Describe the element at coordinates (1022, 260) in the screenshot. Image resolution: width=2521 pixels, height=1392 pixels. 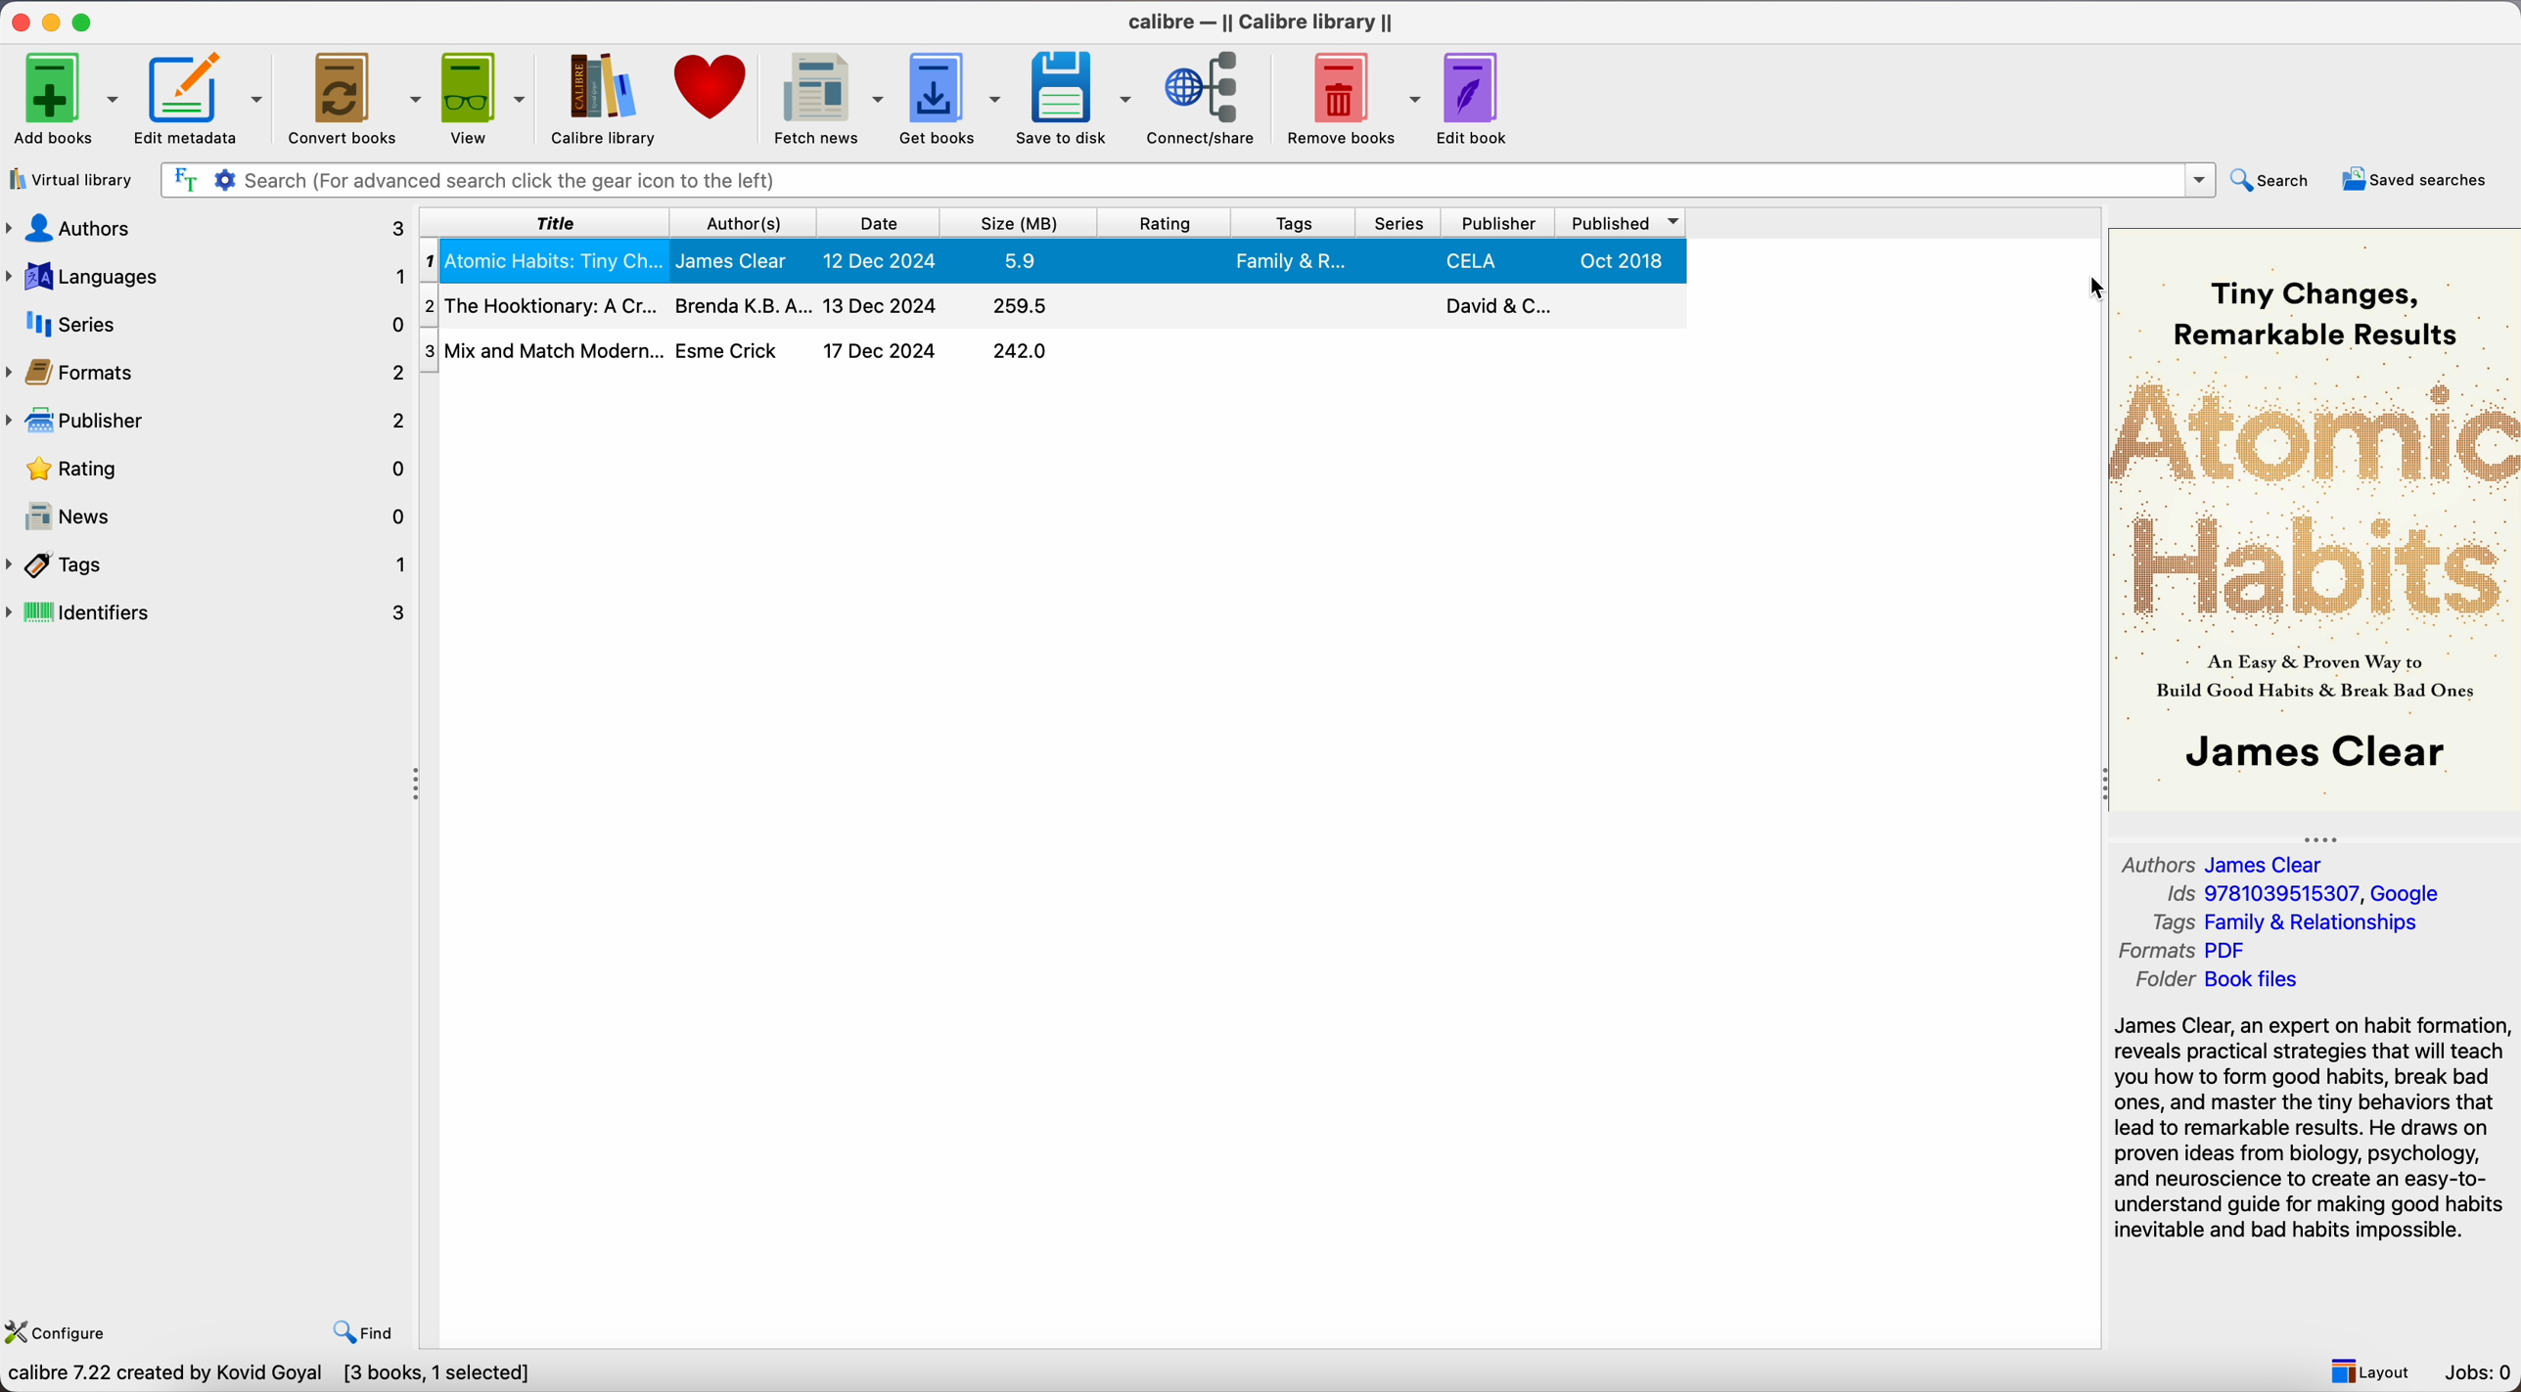
I see `5.9` at that location.